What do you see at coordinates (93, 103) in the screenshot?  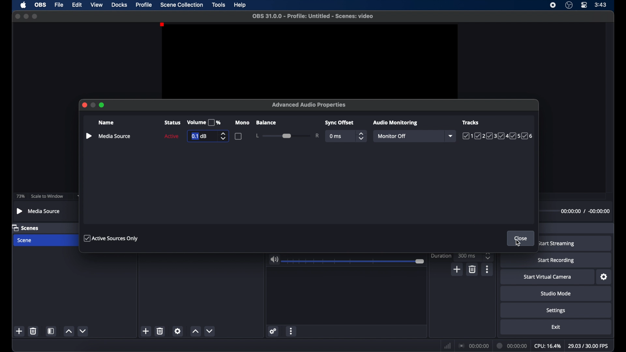 I see `minimize` at bounding box center [93, 103].